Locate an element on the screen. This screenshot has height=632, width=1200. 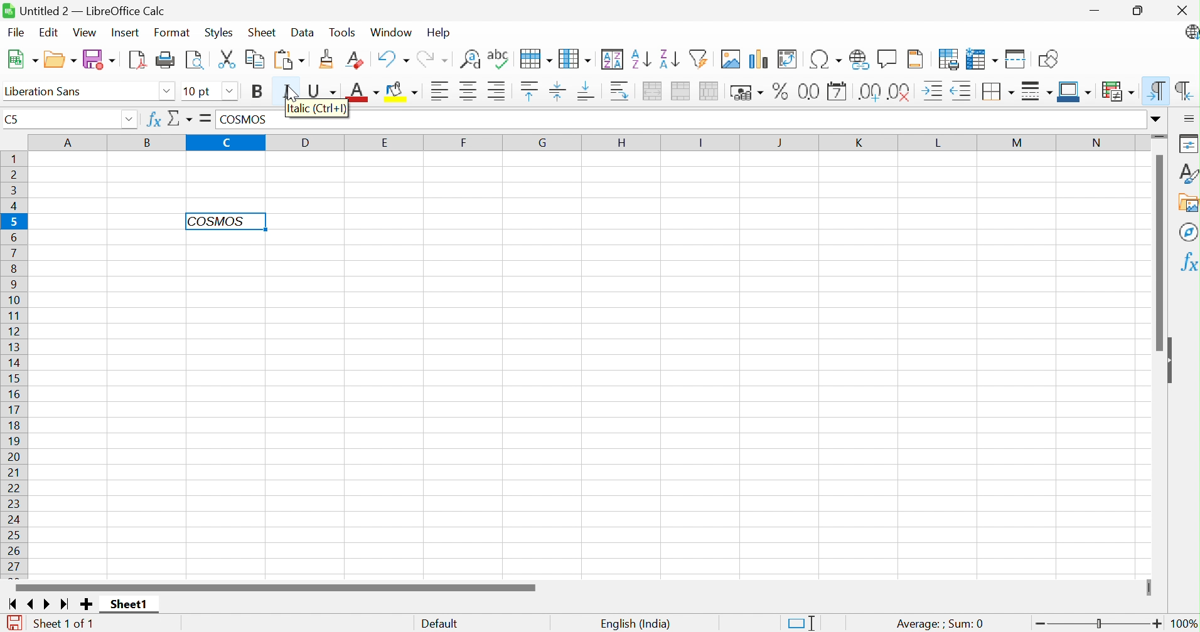
Format as percent is located at coordinates (783, 91).